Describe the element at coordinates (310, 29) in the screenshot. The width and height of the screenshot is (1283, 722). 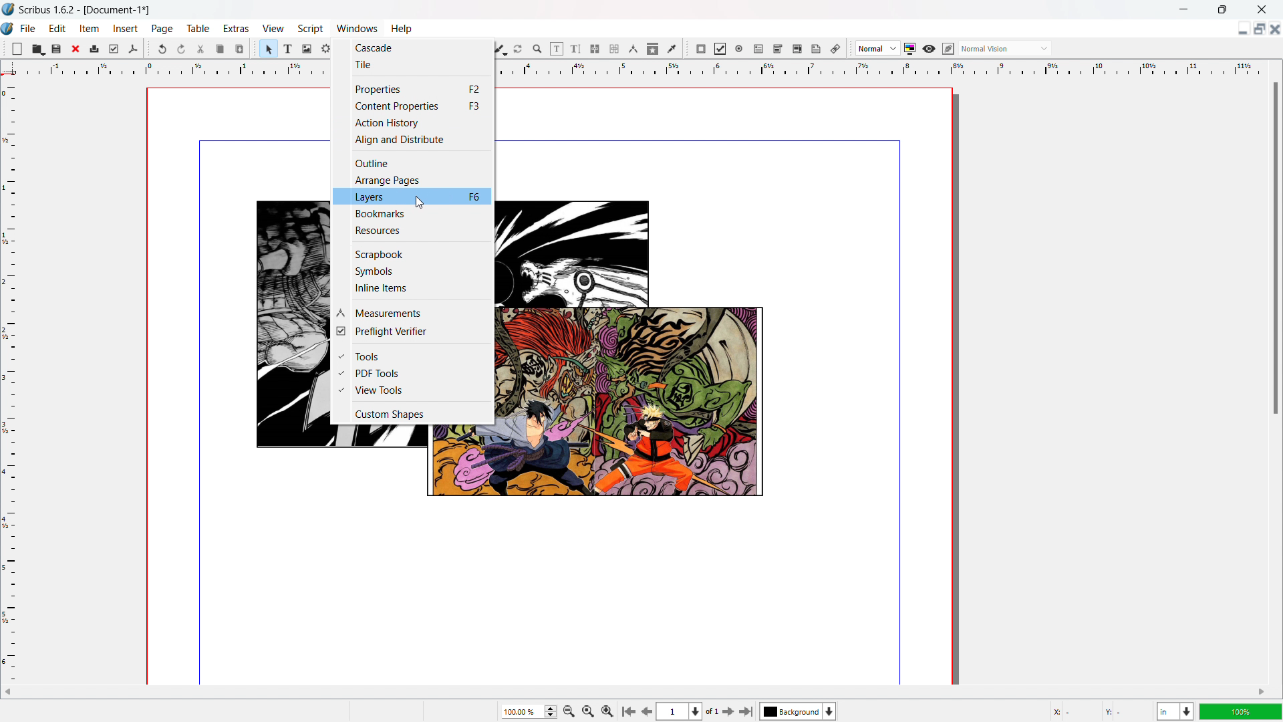
I see `script` at that location.